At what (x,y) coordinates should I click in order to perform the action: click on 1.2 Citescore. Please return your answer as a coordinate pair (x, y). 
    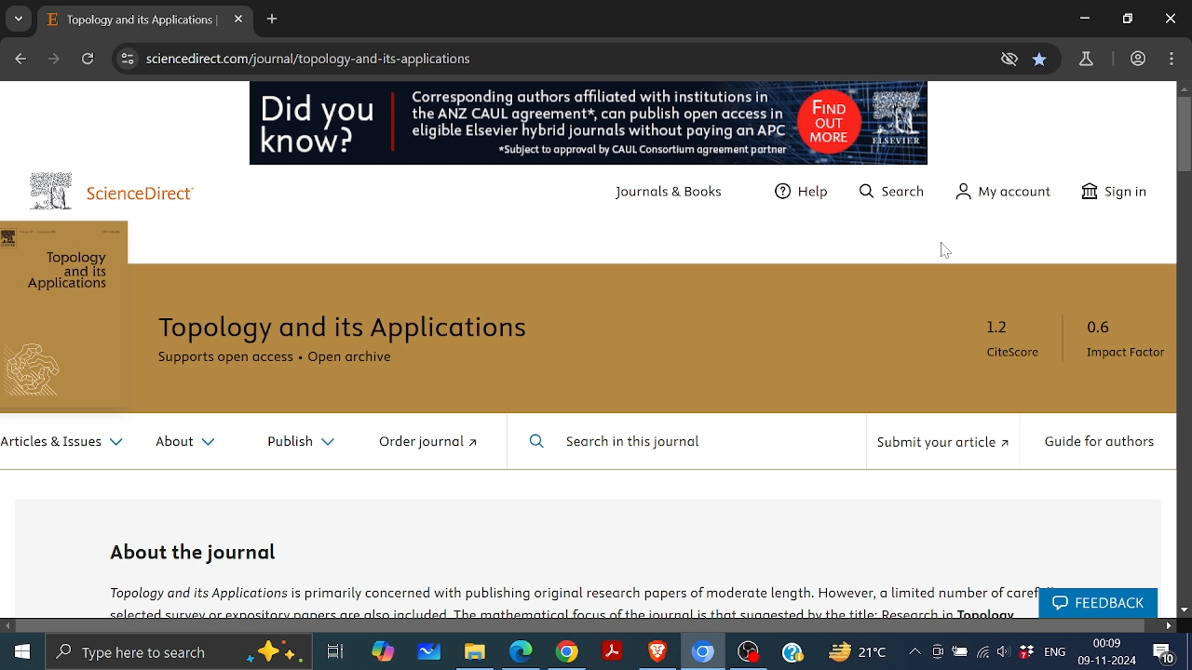
    Looking at the image, I should click on (1016, 343).